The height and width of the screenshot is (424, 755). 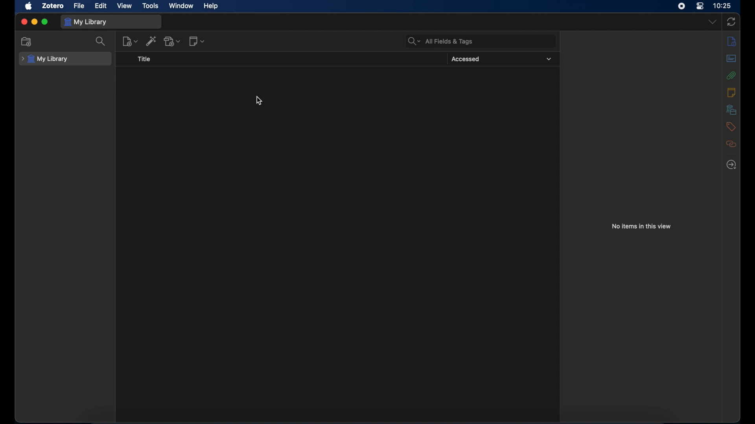 I want to click on new collection, so click(x=28, y=42).